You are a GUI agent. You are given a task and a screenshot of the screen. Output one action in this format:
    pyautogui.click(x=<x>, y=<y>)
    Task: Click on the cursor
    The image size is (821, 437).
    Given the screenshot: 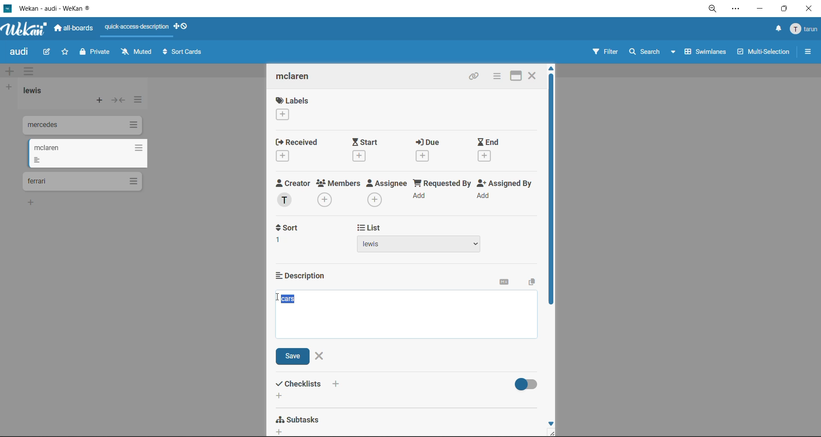 What is the action you would take?
    pyautogui.click(x=277, y=298)
    